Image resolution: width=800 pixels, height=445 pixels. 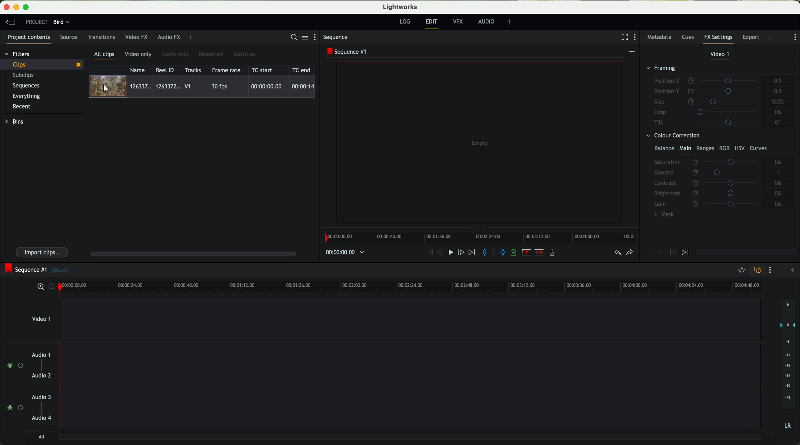 What do you see at coordinates (462, 253) in the screenshot?
I see `nudge one frame foward` at bounding box center [462, 253].